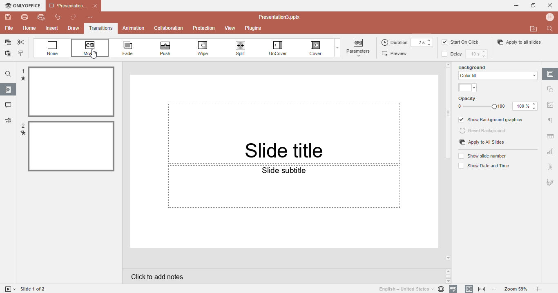 The height and width of the screenshot is (293, 558). I want to click on Paragraph settings, so click(550, 120).